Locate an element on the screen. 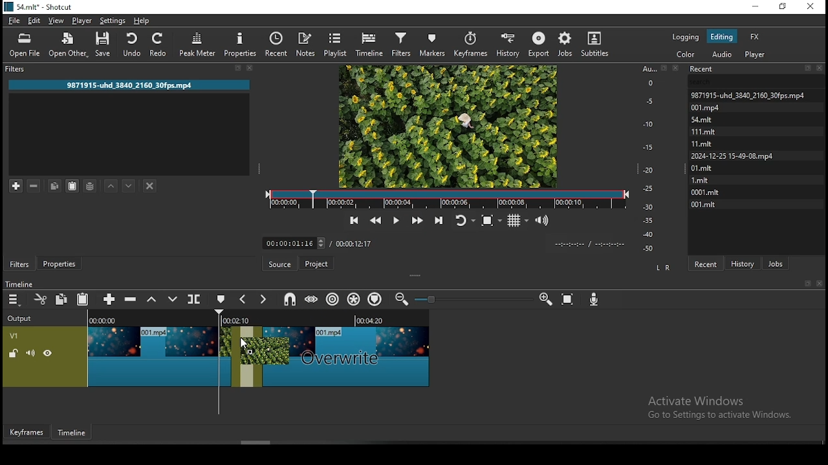 This screenshot has width=828, height=465. copy is located at coordinates (54, 186).